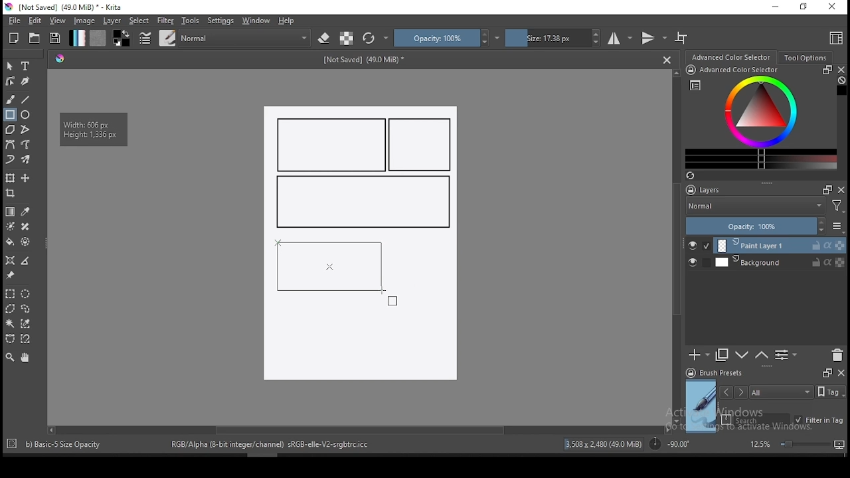 The image size is (850, 478). I want to click on layer visibility on/off, so click(696, 264).